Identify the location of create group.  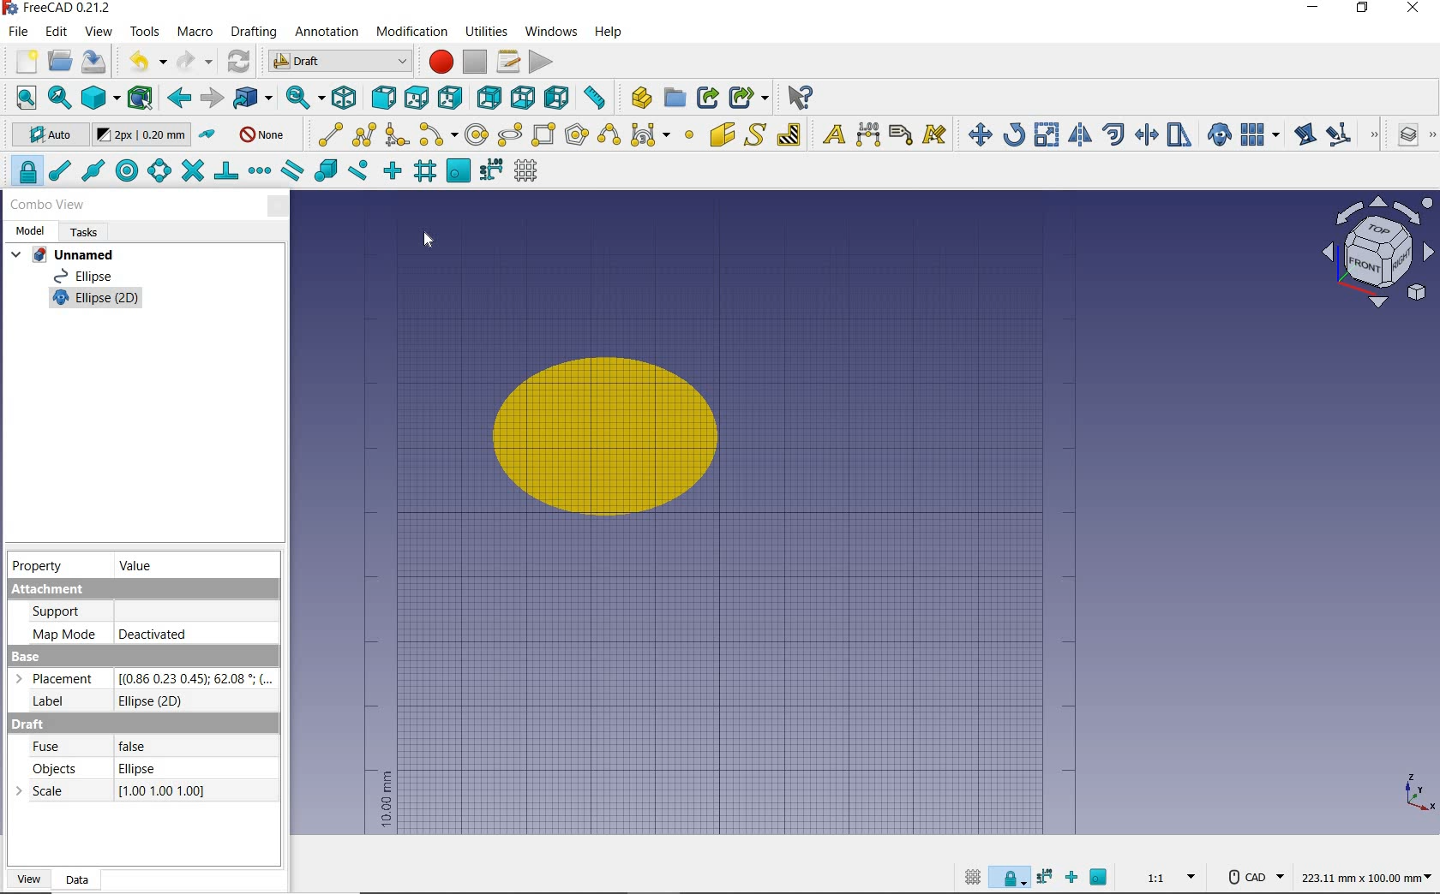
(675, 98).